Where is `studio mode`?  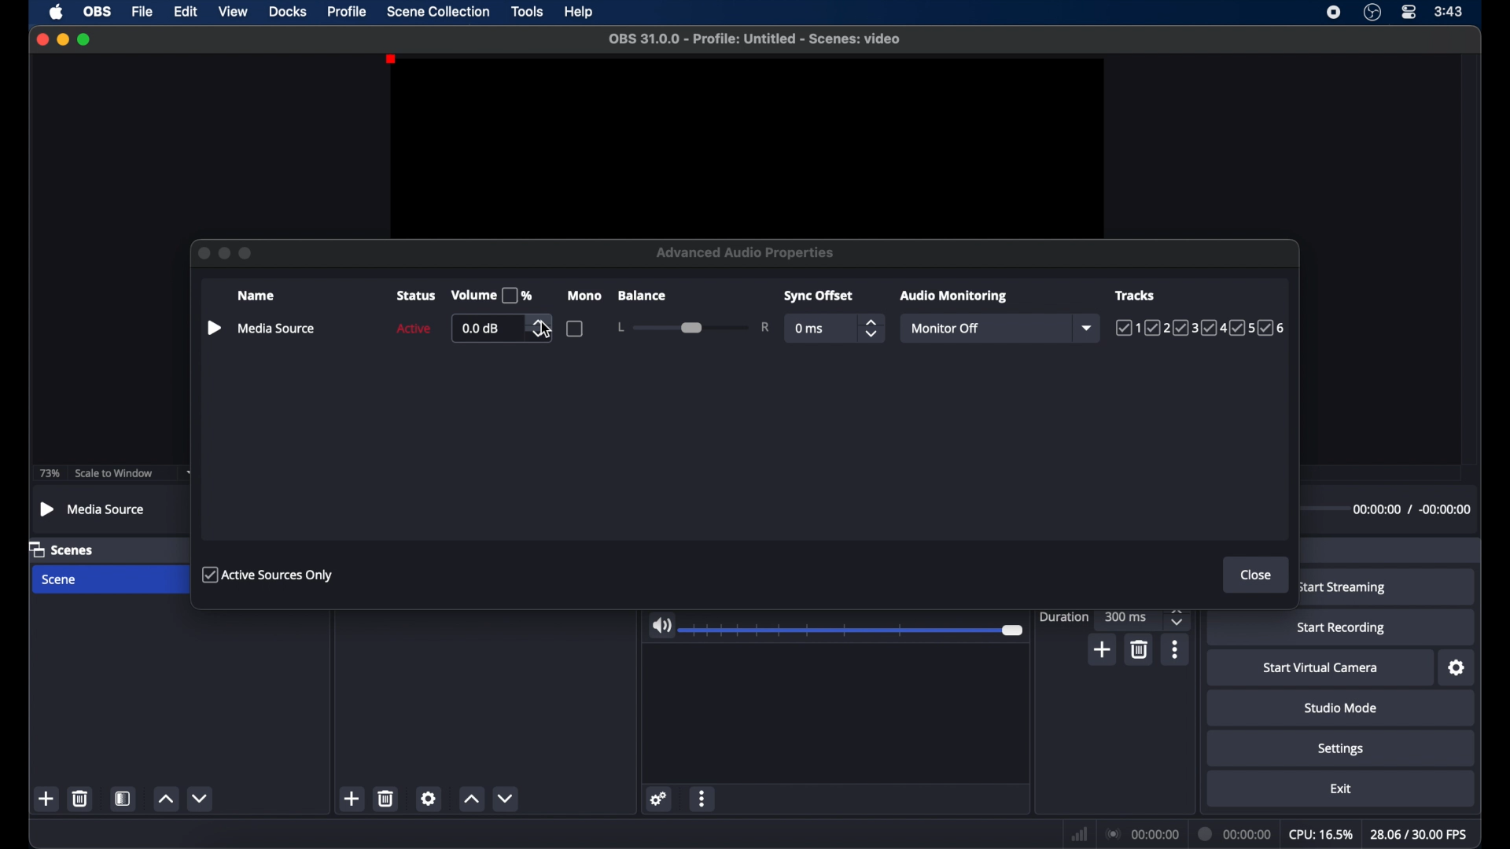
studio mode is located at coordinates (1342, 708).